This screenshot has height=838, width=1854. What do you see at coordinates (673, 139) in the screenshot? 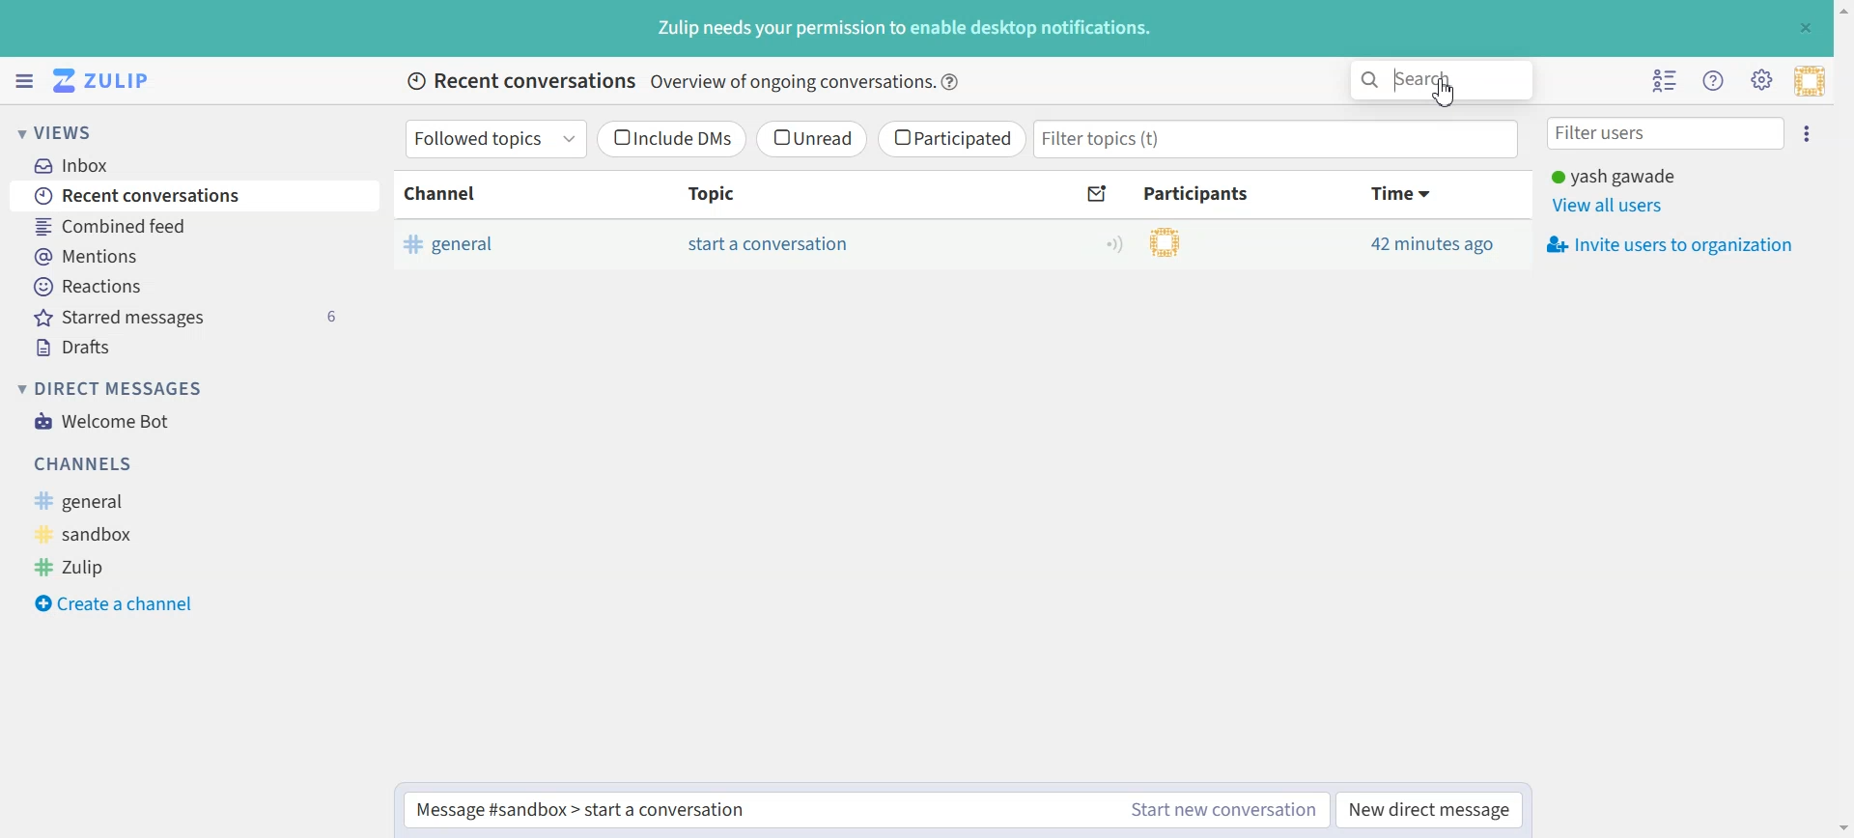
I see `Include DMs` at bounding box center [673, 139].